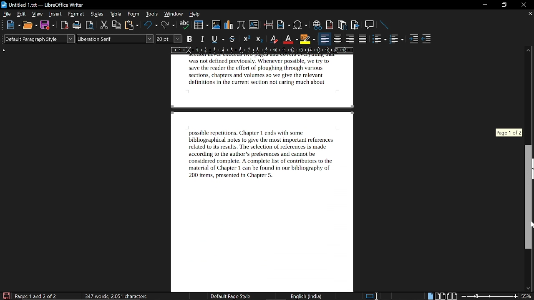  What do you see at coordinates (318, 25) in the screenshot?
I see `insert hyperlink` at bounding box center [318, 25].